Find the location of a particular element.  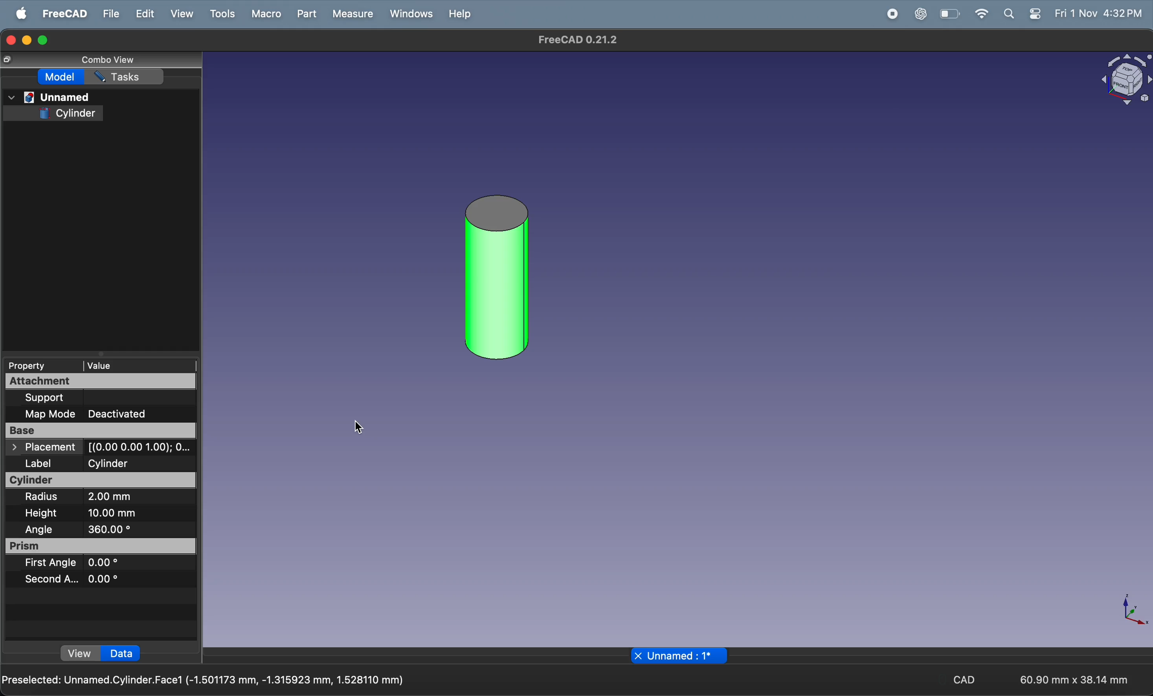

unanmed is located at coordinates (49, 98).